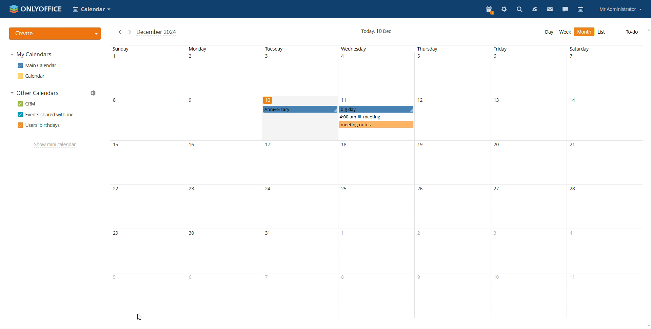 The width and height of the screenshot is (651, 329). Describe the element at coordinates (57, 33) in the screenshot. I see `create` at that location.